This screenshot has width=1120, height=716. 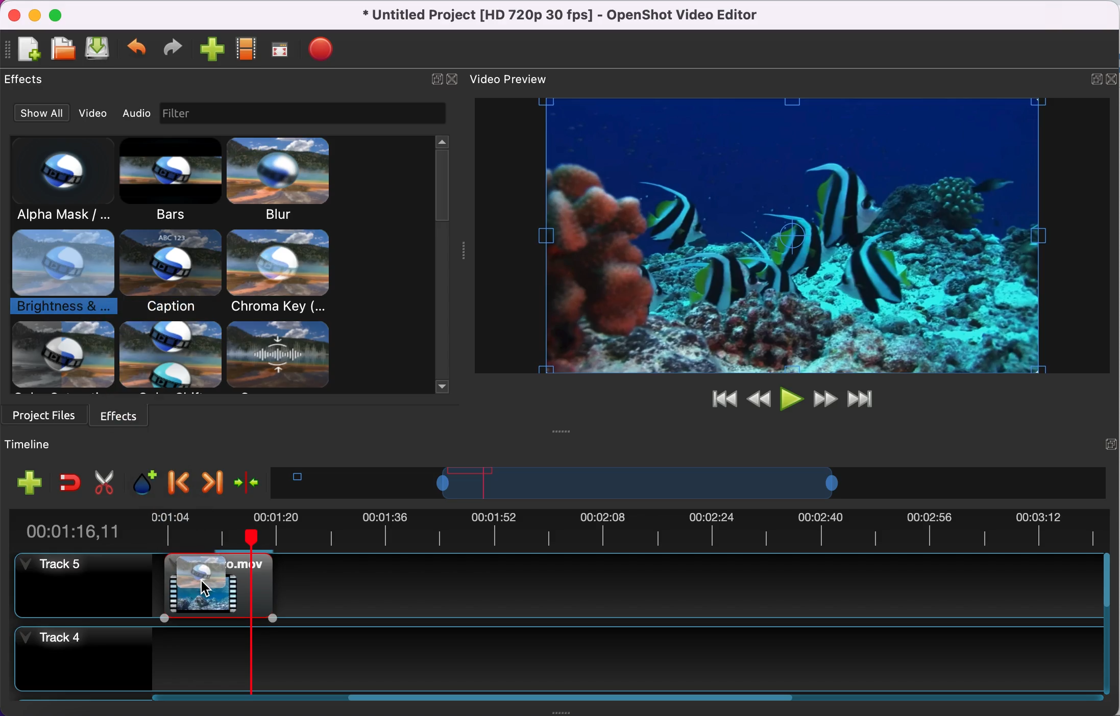 I want to click on duration, so click(x=556, y=528).